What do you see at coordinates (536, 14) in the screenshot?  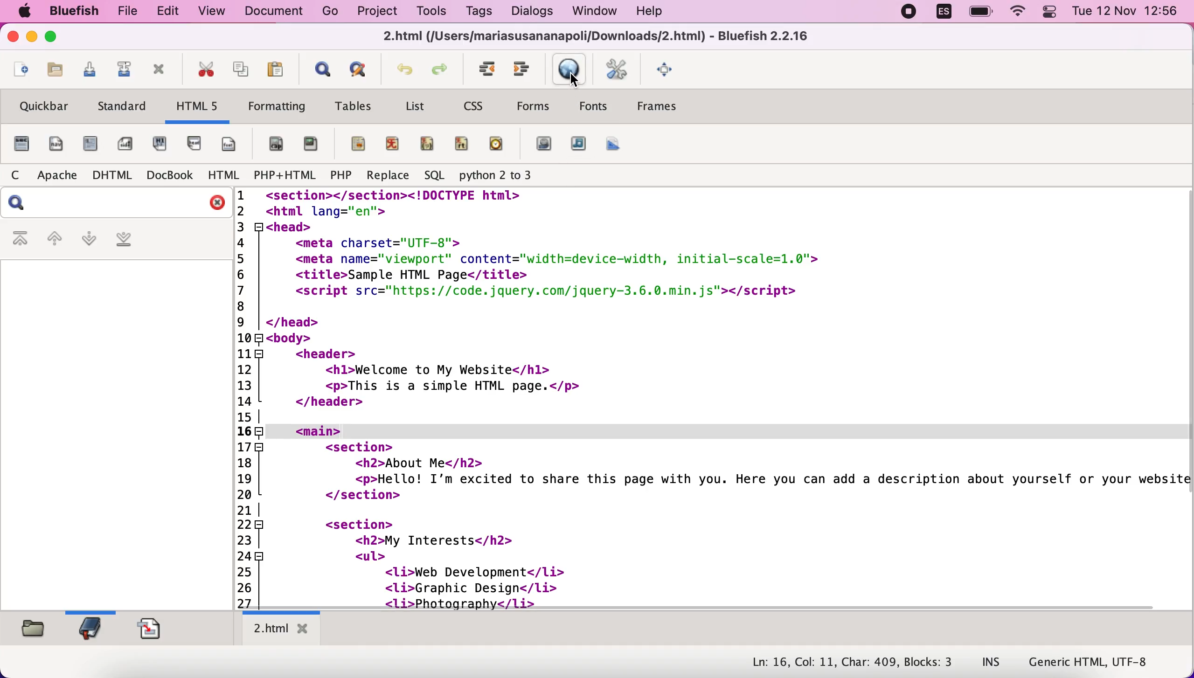 I see `dialogs` at bounding box center [536, 14].